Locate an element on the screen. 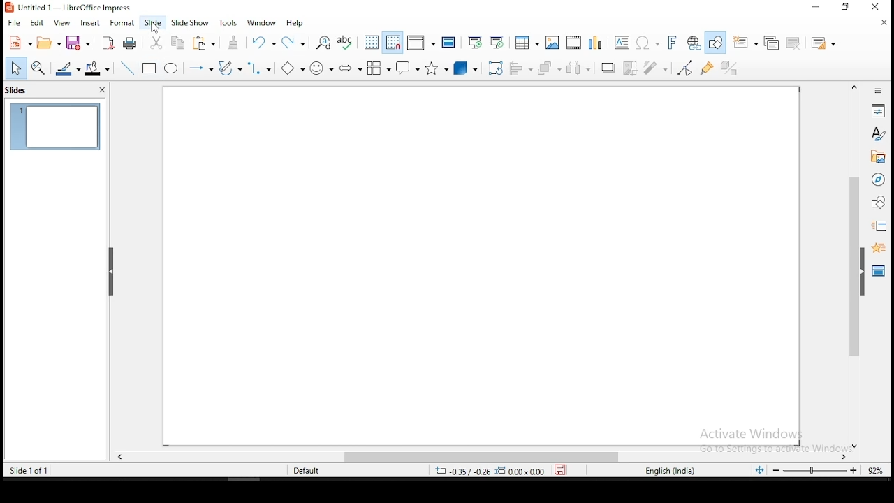 Image resolution: width=894 pixels, height=503 pixels. zoom and pan is located at coordinates (41, 69).